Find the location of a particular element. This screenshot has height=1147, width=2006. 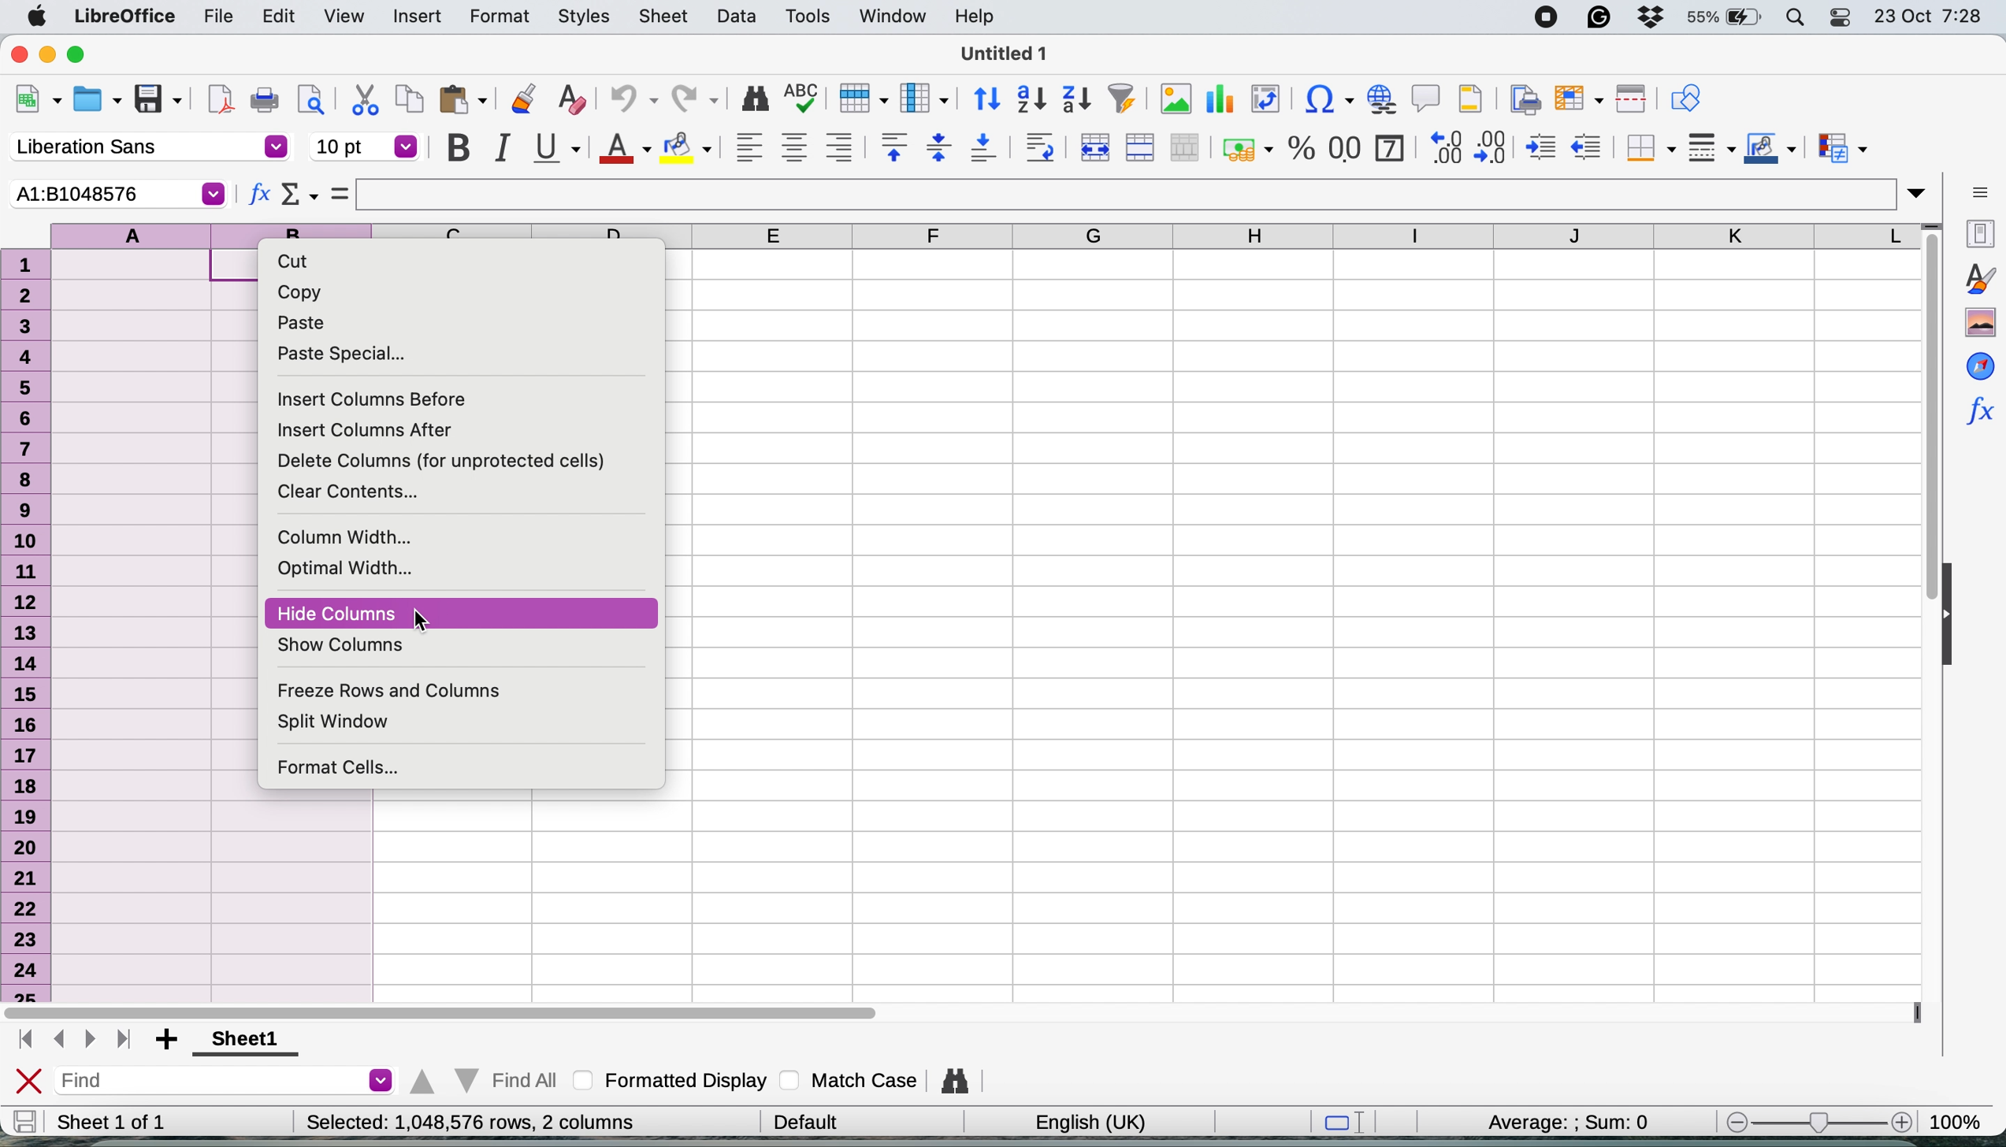

sheet is located at coordinates (669, 16).